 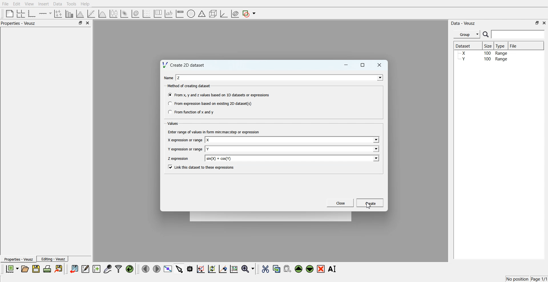 What do you see at coordinates (21, 14) in the screenshot?
I see `Arrange graph in grid` at bounding box center [21, 14].